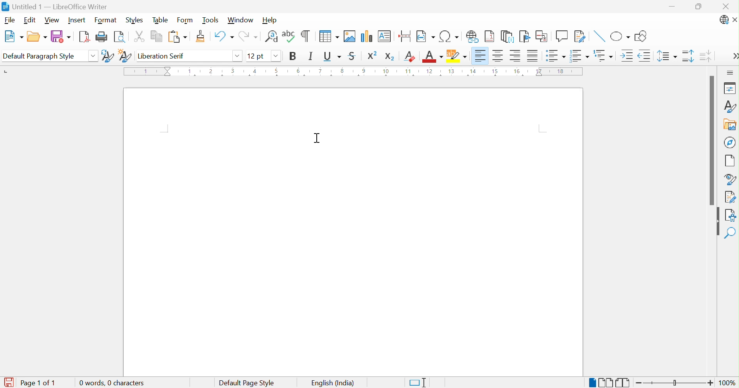 This screenshot has height=388, width=739. What do you see at coordinates (594, 383) in the screenshot?
I see `Single-page view` at bounding box center [594, 383].